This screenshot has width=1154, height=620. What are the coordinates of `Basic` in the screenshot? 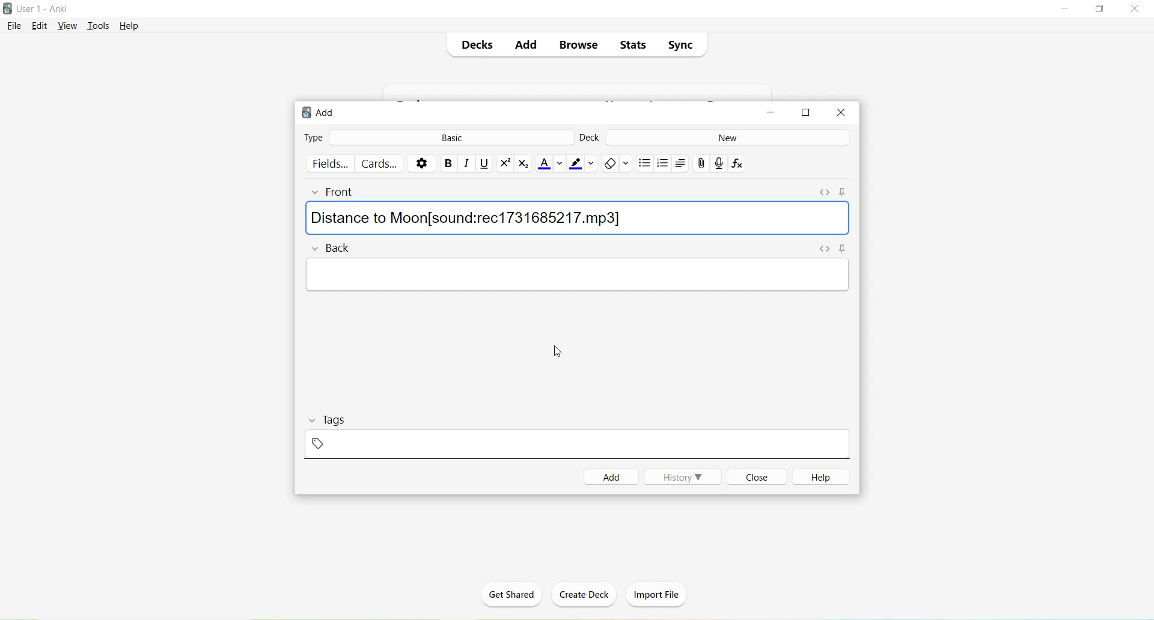 It's located at (449, 138).